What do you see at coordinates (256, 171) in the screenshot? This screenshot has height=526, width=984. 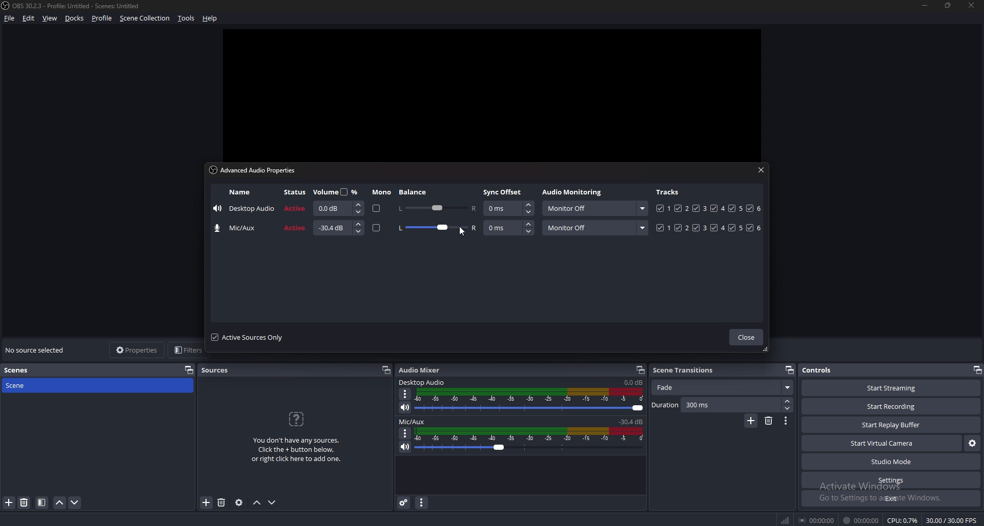 I see `advanced audio properties` at bounding box center [256, 171].